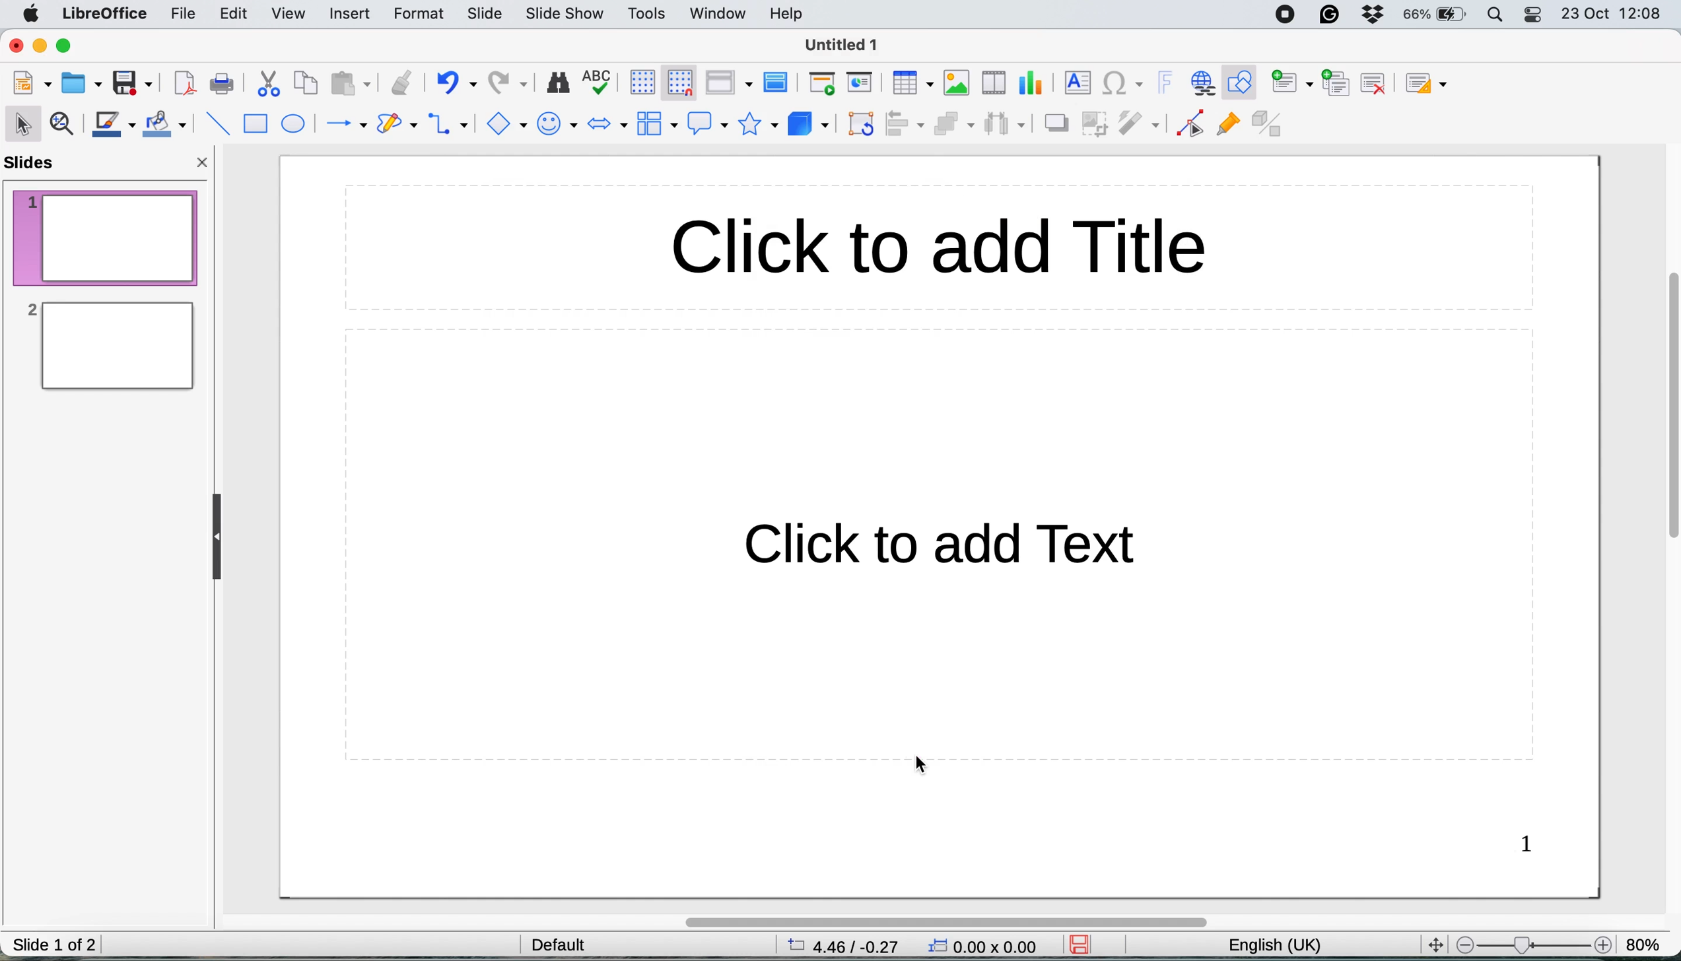 The height and width of the screenshot is (961, 1681). What do you see at coordinates (1142, 125) in the screenshot?
I see `filter` at bounding box center [1142, 125].